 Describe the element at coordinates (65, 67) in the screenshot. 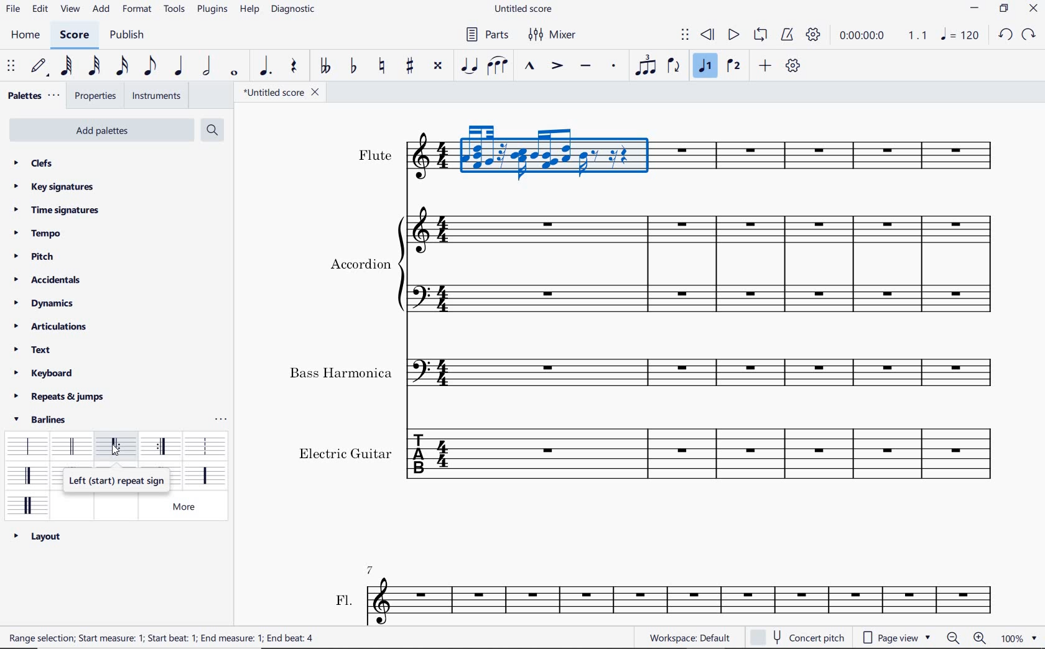

I see `64th note` at that location.